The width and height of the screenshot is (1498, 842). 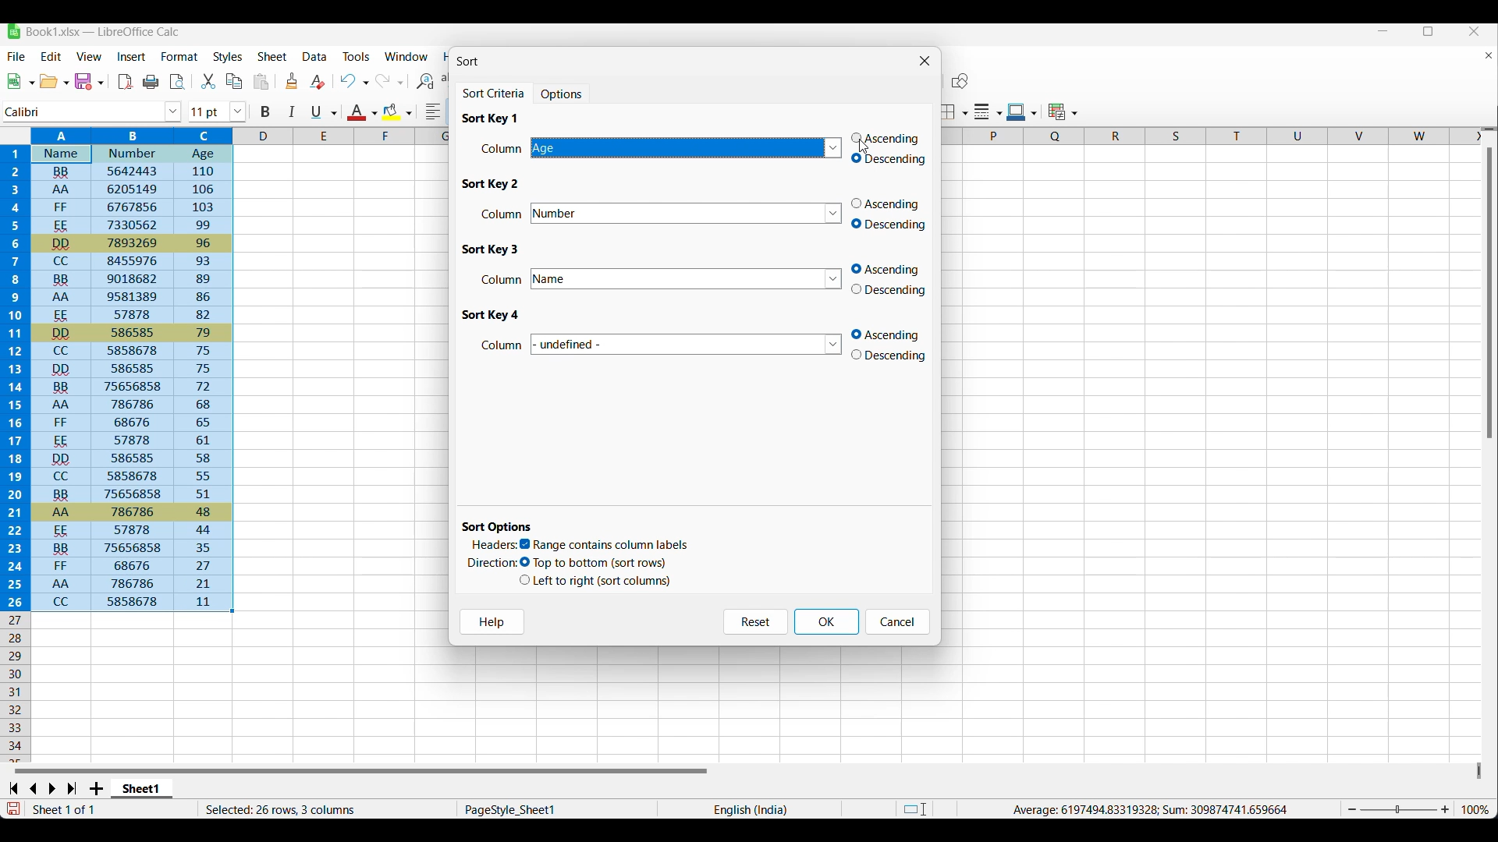 What do you see at coordinates (915, 809) in the screenshot?
I see `Standard selection` at bounding box center [915, 809].